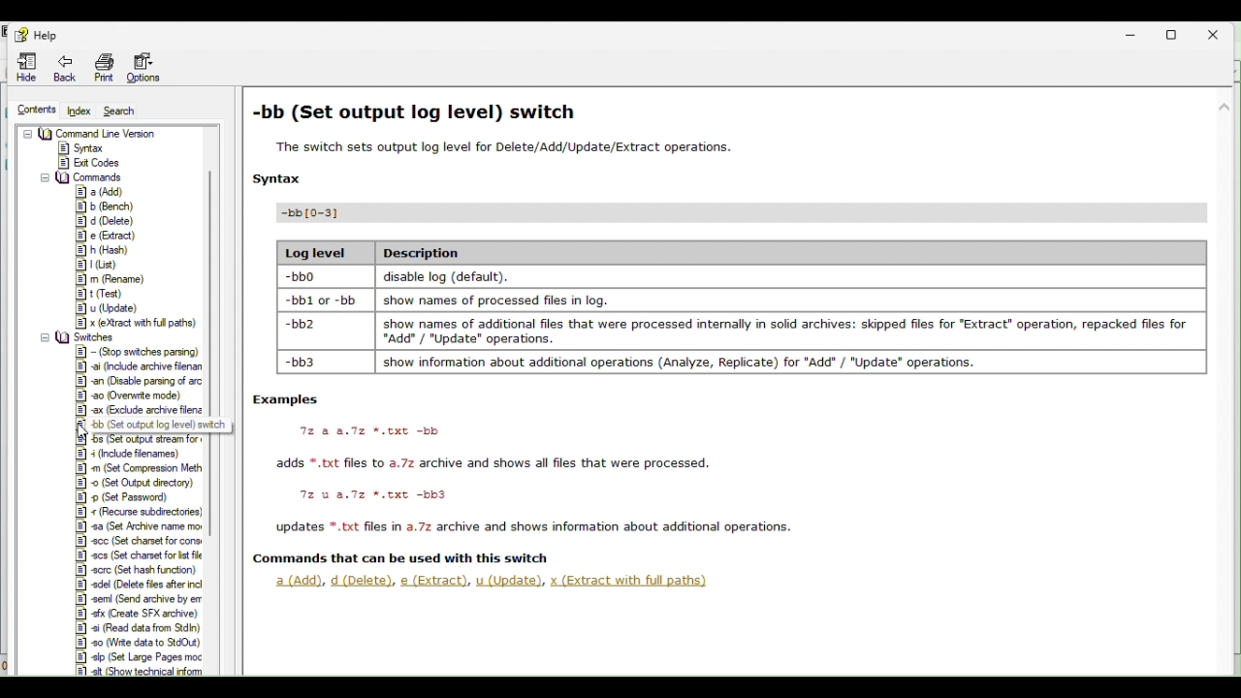  What do you see at coordinates (141, 351) in the screenshot?
I see `§] - (Stop switches parsing)` at bounding box center [141, 351].